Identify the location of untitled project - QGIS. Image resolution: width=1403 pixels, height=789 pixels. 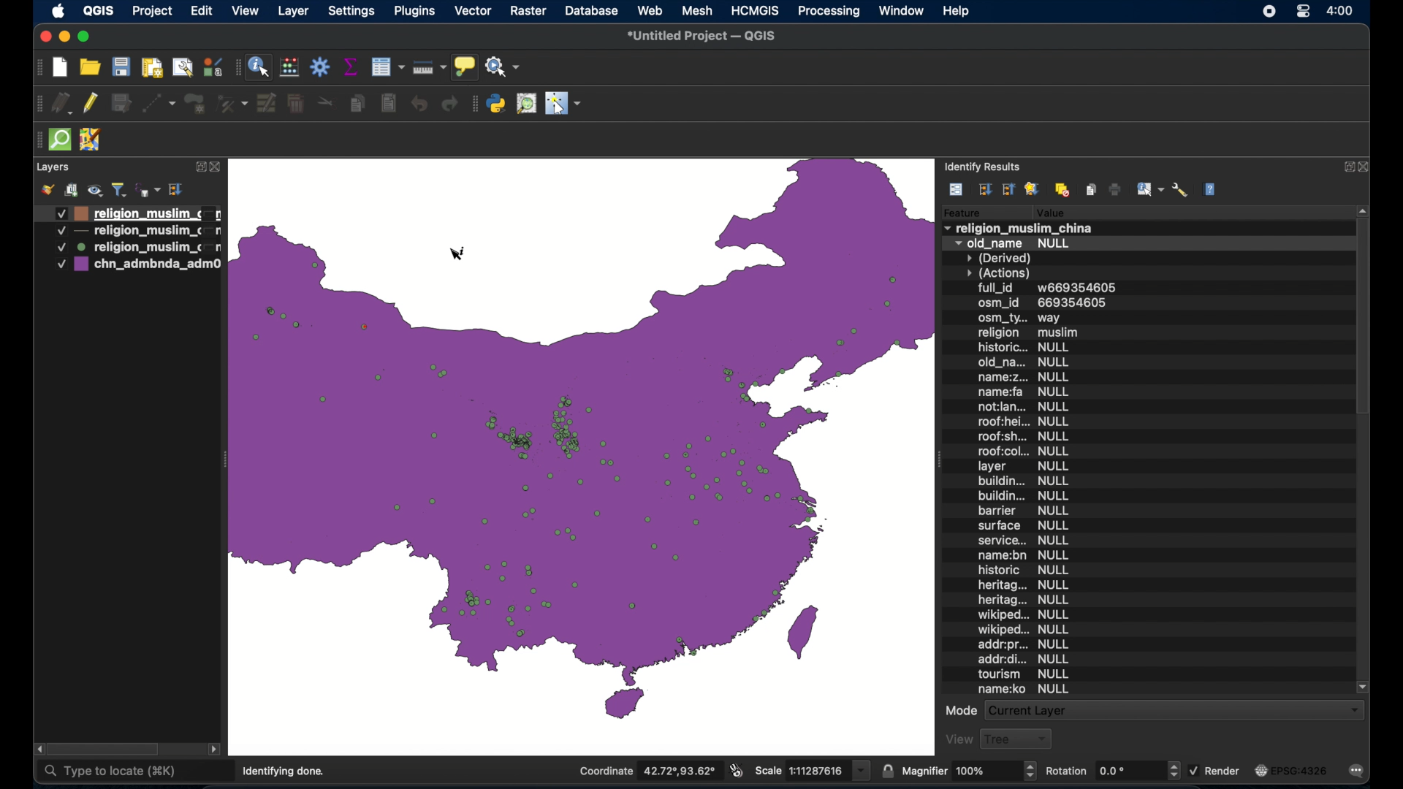
(701, 38).